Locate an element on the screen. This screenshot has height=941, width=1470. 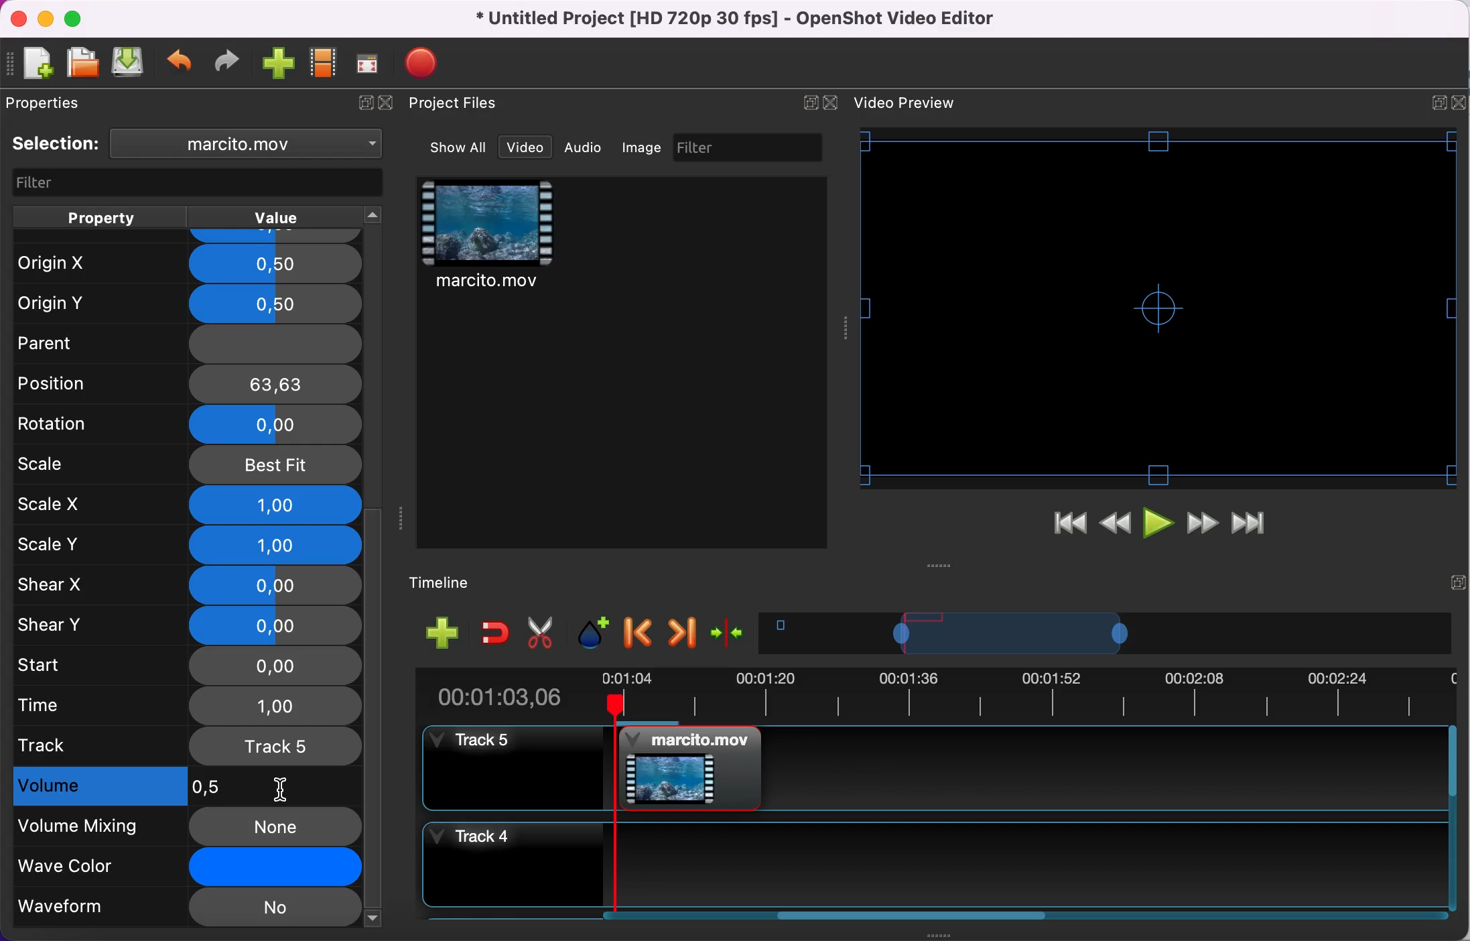
cursor is located at coordinates (280, 788).